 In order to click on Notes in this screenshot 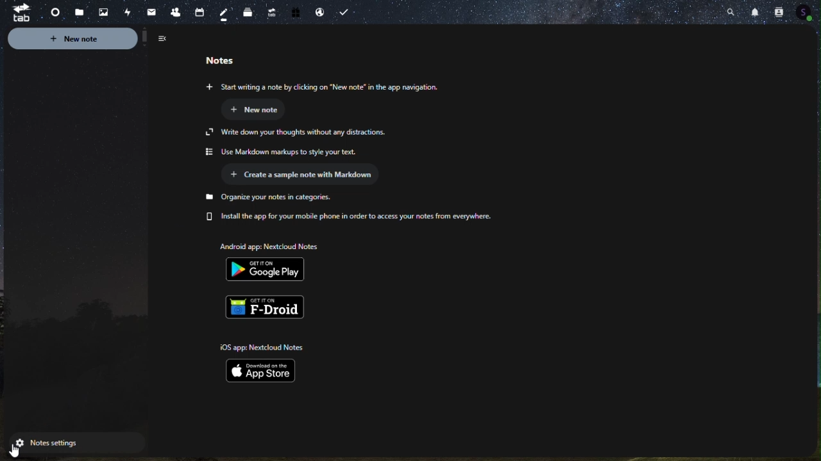, I will do `click(232, 58)`.